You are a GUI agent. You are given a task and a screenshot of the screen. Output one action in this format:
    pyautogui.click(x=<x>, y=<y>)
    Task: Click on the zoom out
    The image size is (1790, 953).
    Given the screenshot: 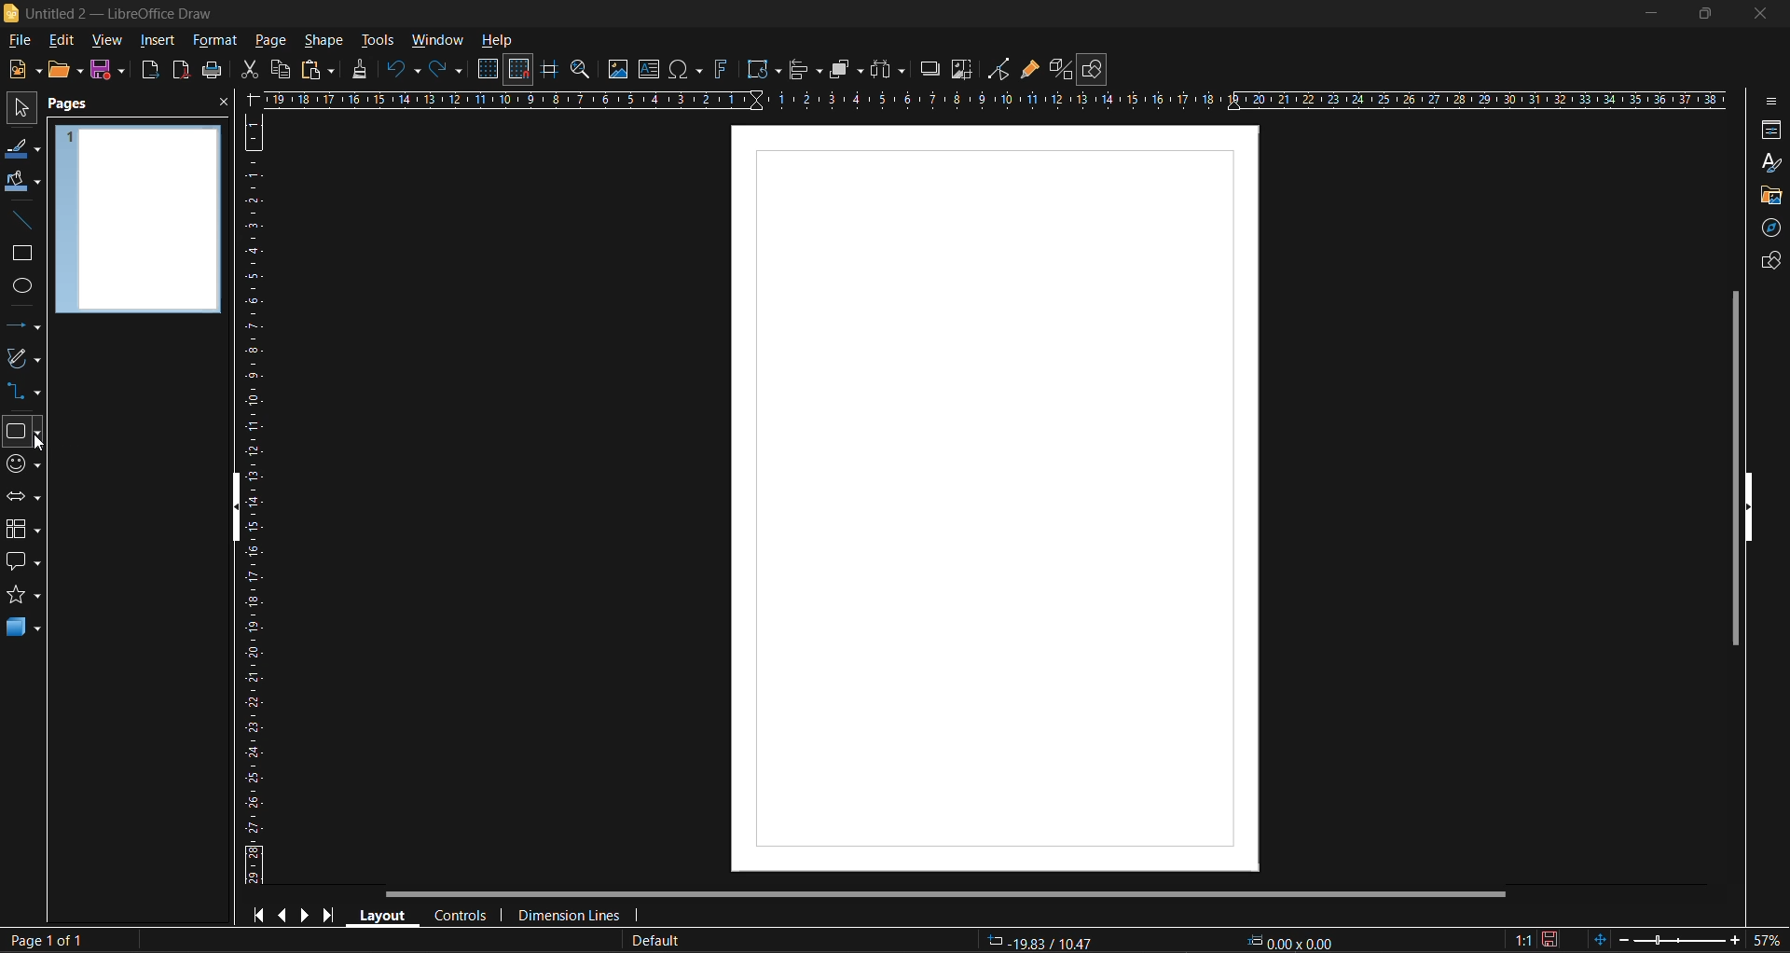 What is the action you would take?
    pyautogui.click(x=1621, y=938)
    